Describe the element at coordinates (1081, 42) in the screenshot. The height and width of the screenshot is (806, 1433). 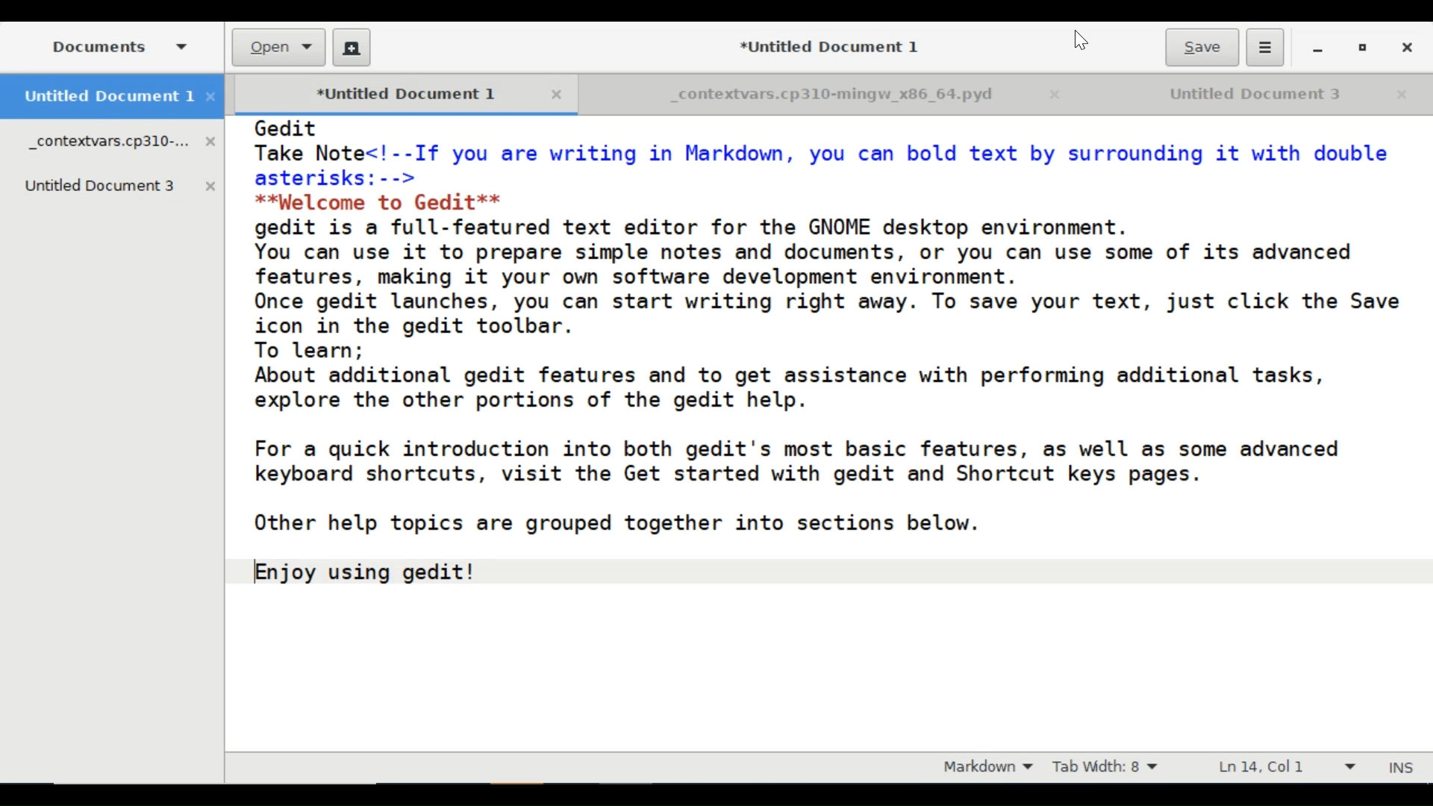
I see `Cursor` at that location.